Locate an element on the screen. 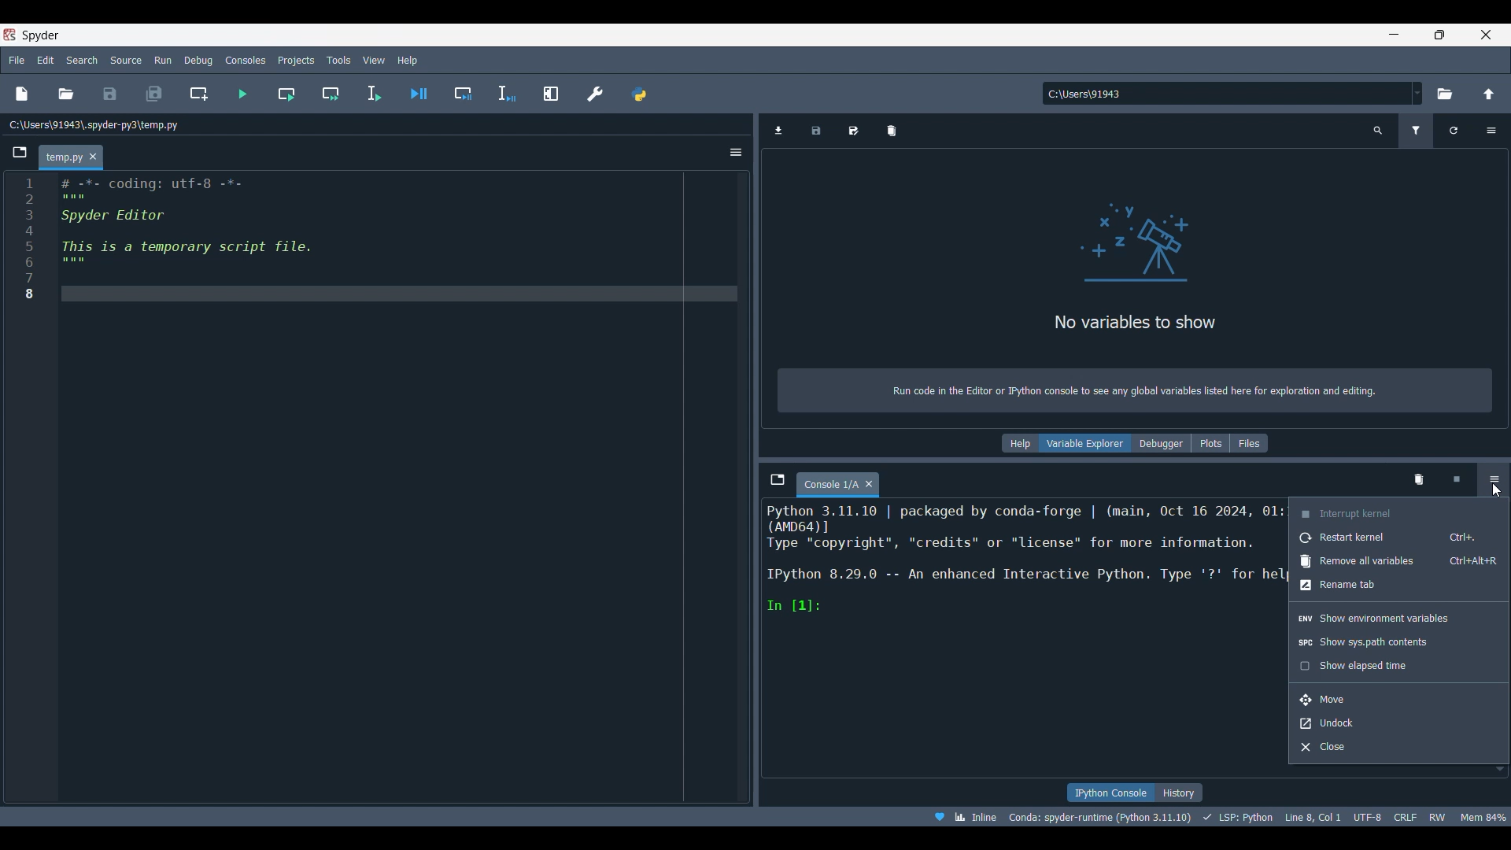  Save data is located at coordinates (817, 131).